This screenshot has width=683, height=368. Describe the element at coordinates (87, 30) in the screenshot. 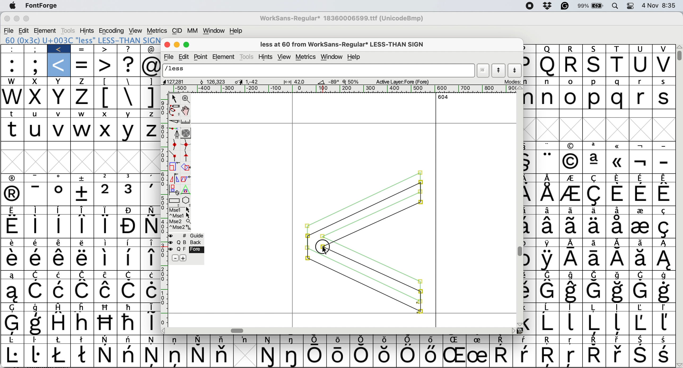

I see `hints` at that location.